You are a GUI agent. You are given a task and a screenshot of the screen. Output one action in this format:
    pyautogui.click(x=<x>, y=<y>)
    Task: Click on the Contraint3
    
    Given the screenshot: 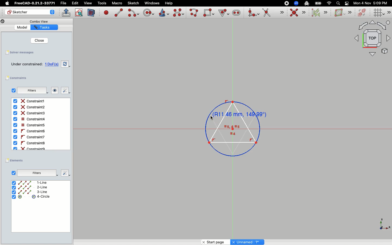 What is the action you would take?
    pyautogui.click(x=30, y=113)
    